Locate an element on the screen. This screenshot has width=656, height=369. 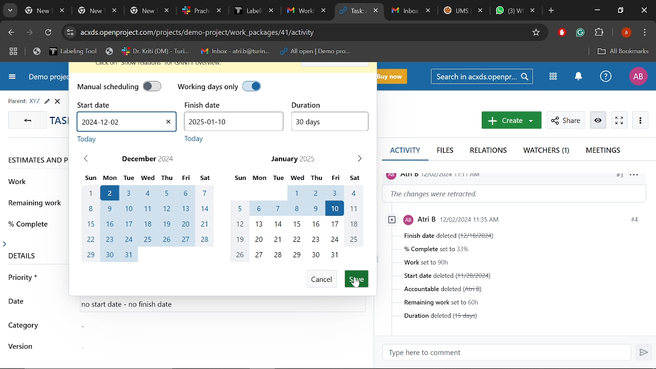
Current tab is located at coordinates (354, 11).